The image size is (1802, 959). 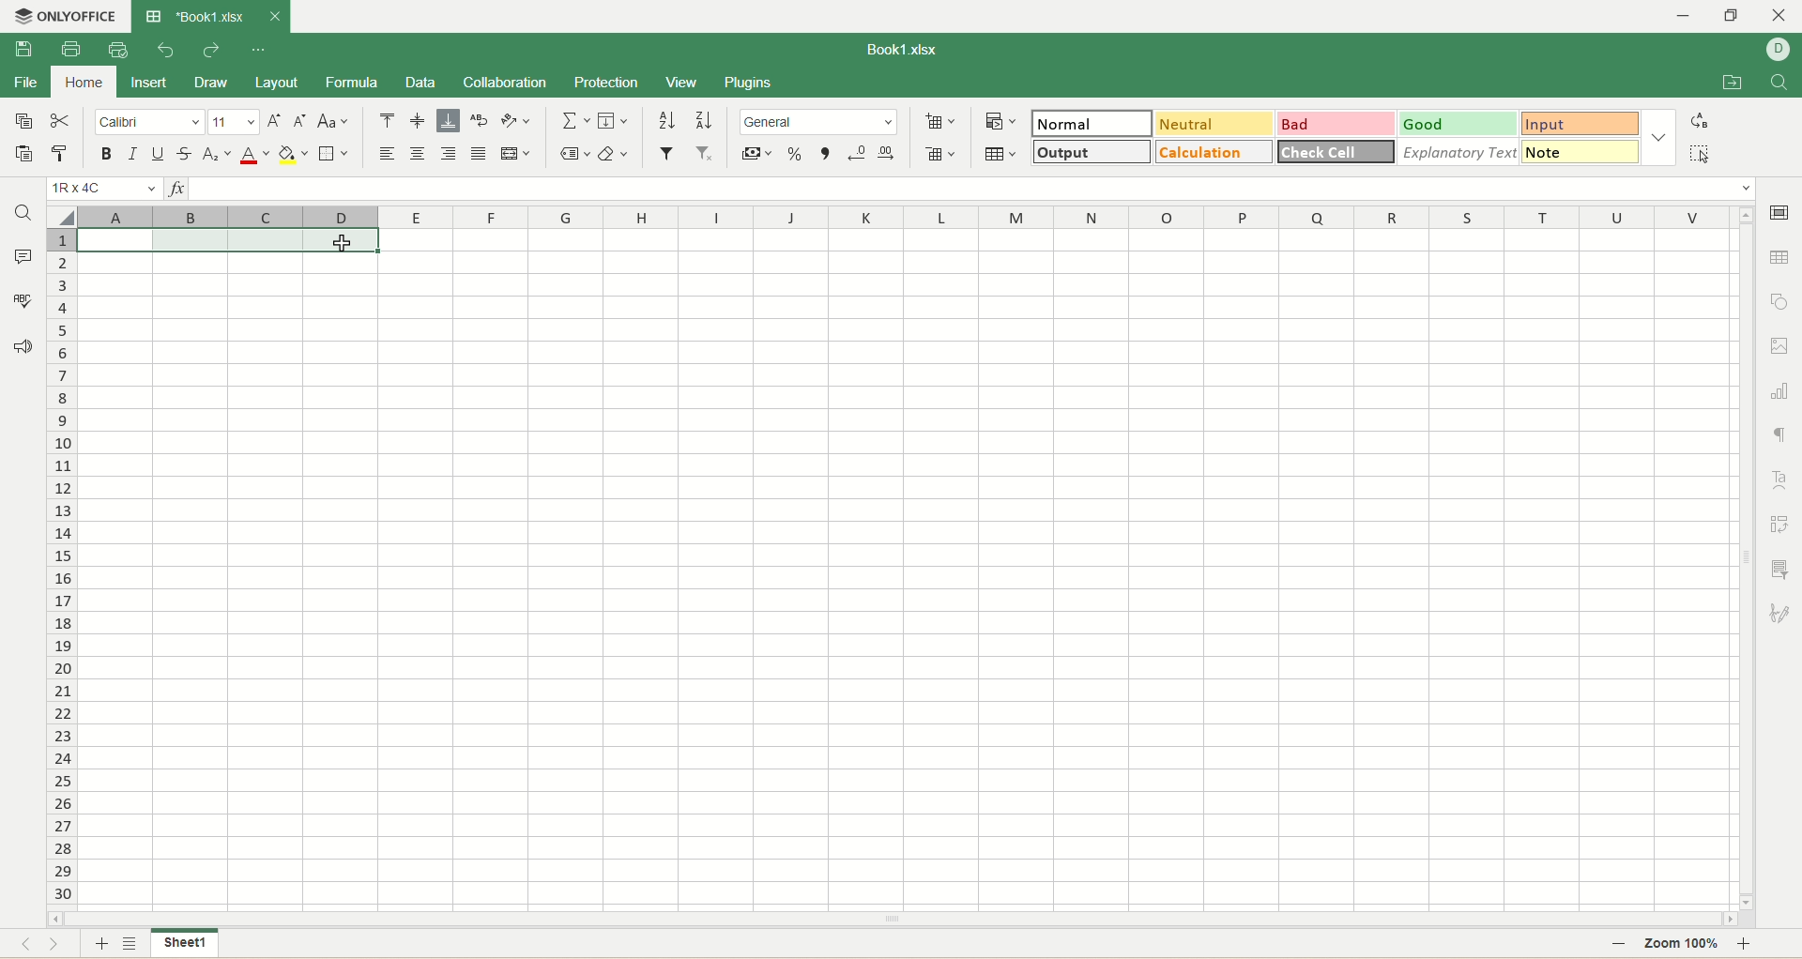 I want to click on calculation, so click(x=1210, y=152).